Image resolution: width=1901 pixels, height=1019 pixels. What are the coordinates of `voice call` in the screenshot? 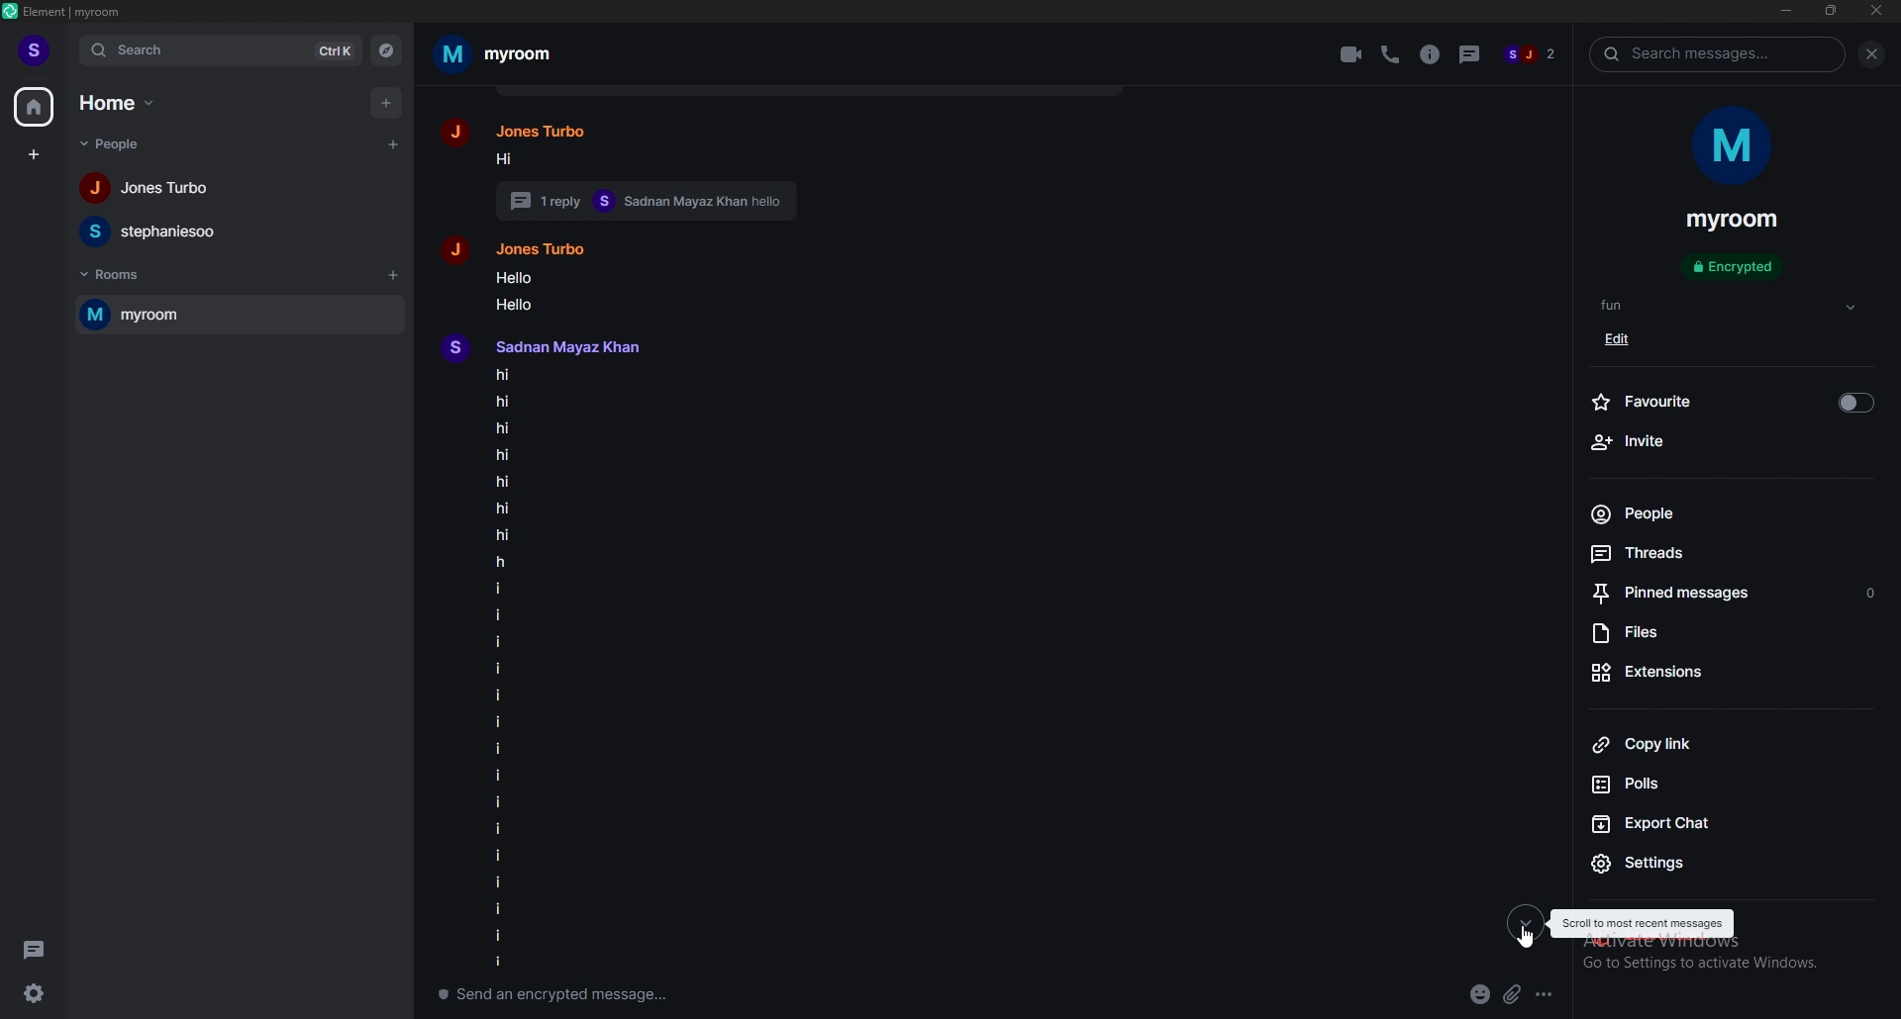 It's located at (1390, 53).